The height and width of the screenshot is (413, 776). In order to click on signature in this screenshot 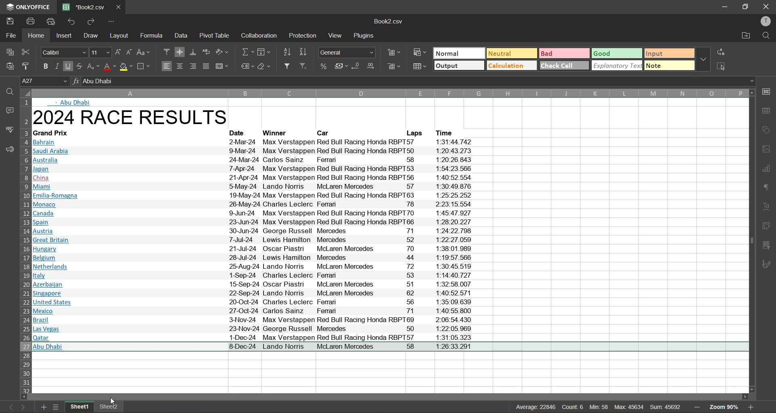, I will do `click(768, 264)`.